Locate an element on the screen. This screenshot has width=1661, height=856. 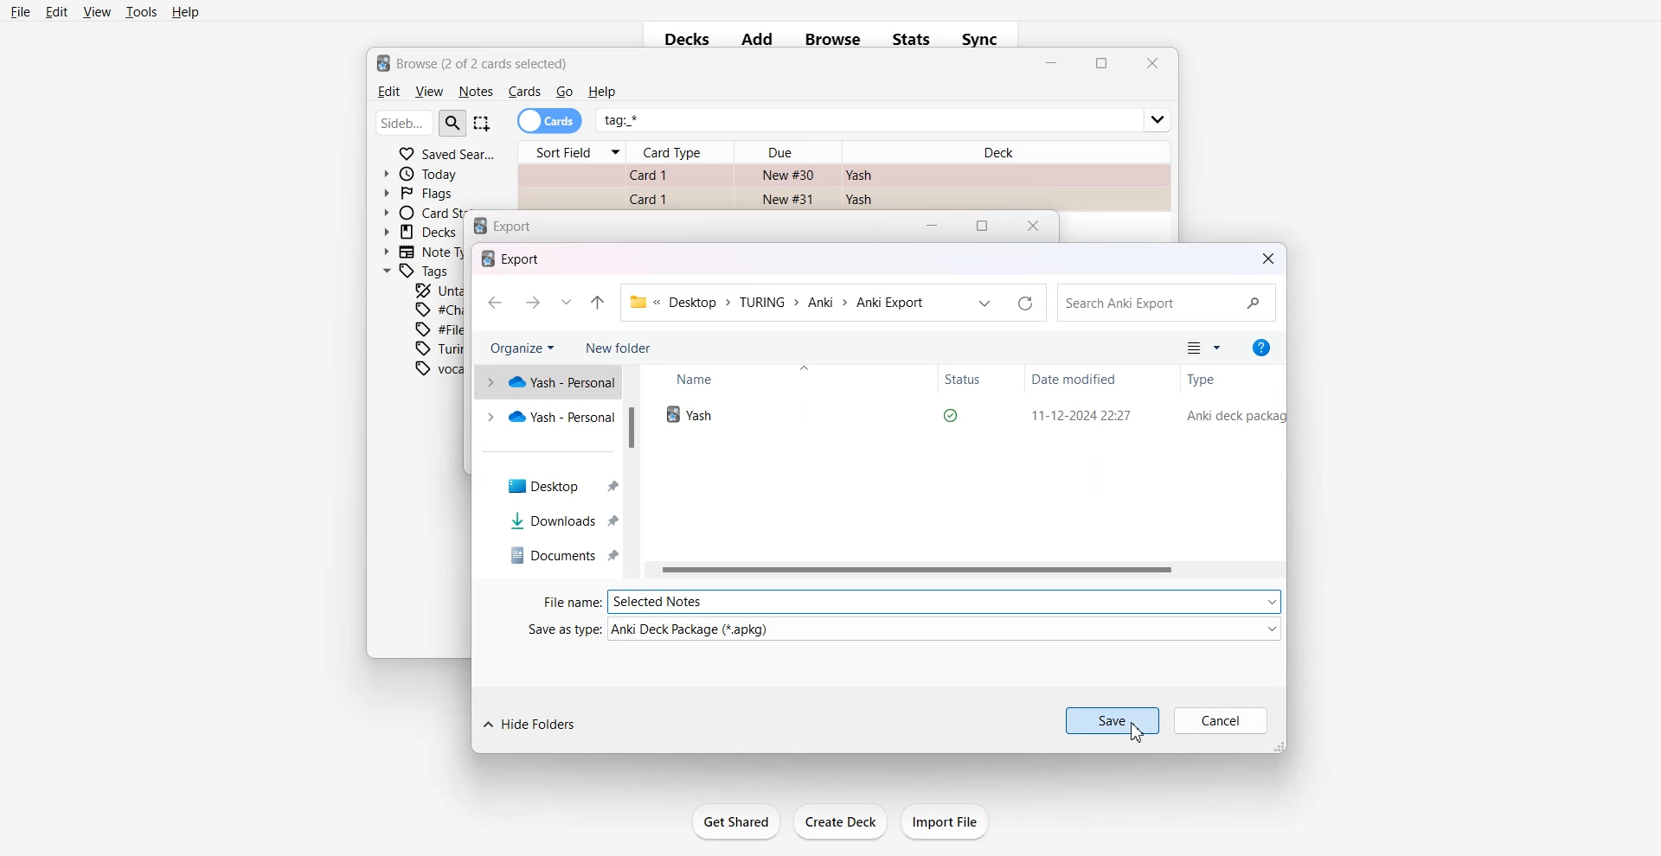
Vertical scroll bar is located at coordinates (634, 472).